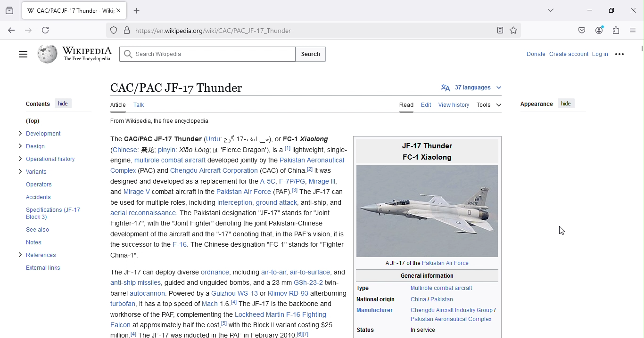 Image resolution: width=644 pixels, height=338 pixels. I want to click on Save to pocket, so click(581, 30).